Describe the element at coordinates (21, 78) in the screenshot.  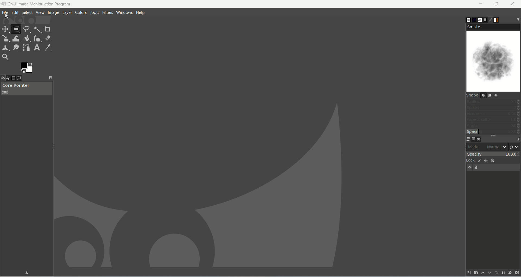
I see `` at that location.